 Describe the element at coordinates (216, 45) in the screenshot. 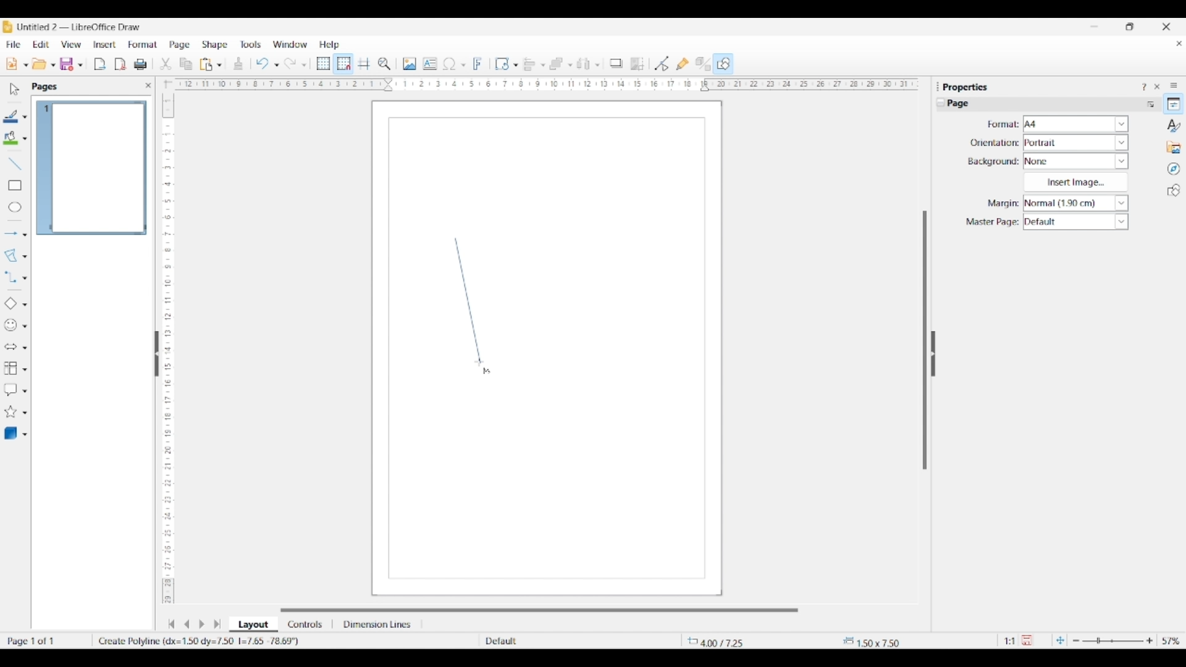

I see `Shape` at that location.